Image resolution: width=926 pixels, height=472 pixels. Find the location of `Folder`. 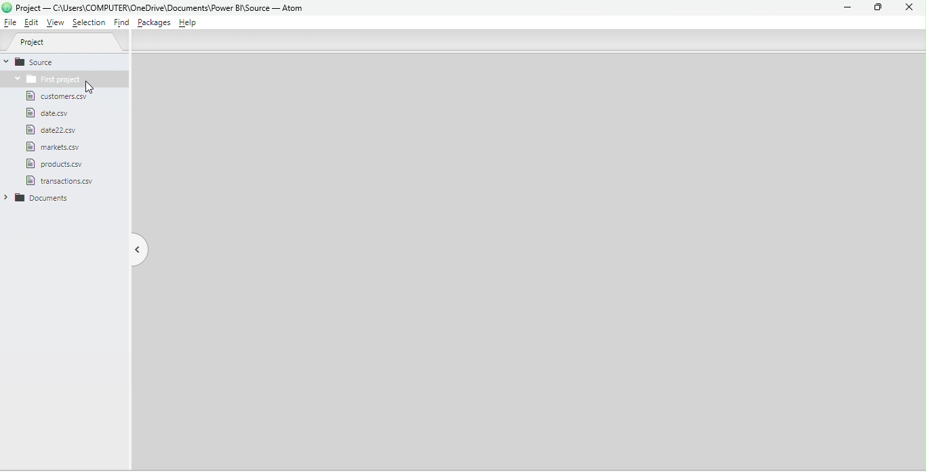

Folder is located at coordinates (45, 79).